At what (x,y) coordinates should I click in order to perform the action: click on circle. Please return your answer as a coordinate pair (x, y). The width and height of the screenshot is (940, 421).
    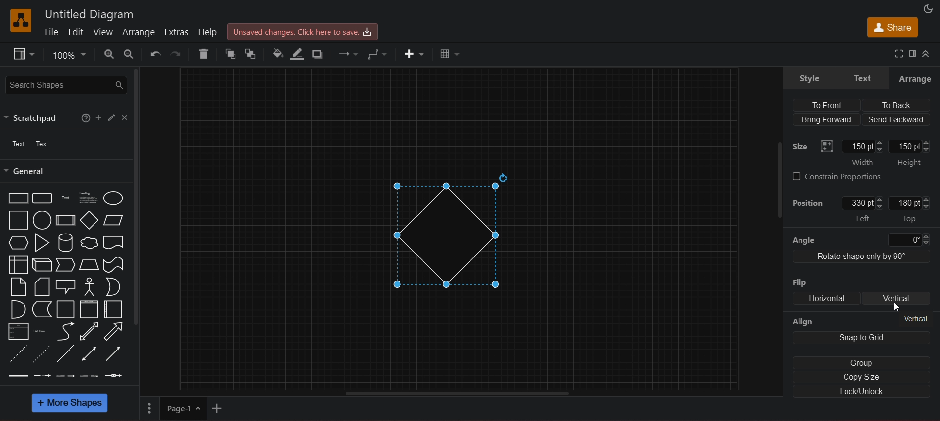
    Looking at the image, I should click on (41, 219).